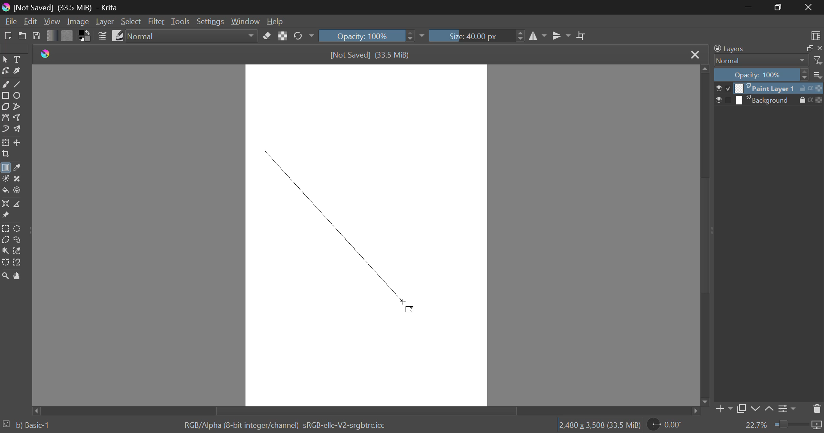 The width and height of the screenshot is (824, 433). What do you see at coordinates (18, 180) in the screenshot?
I see `Smart Patch Tool` at bounding box center [18, 180].